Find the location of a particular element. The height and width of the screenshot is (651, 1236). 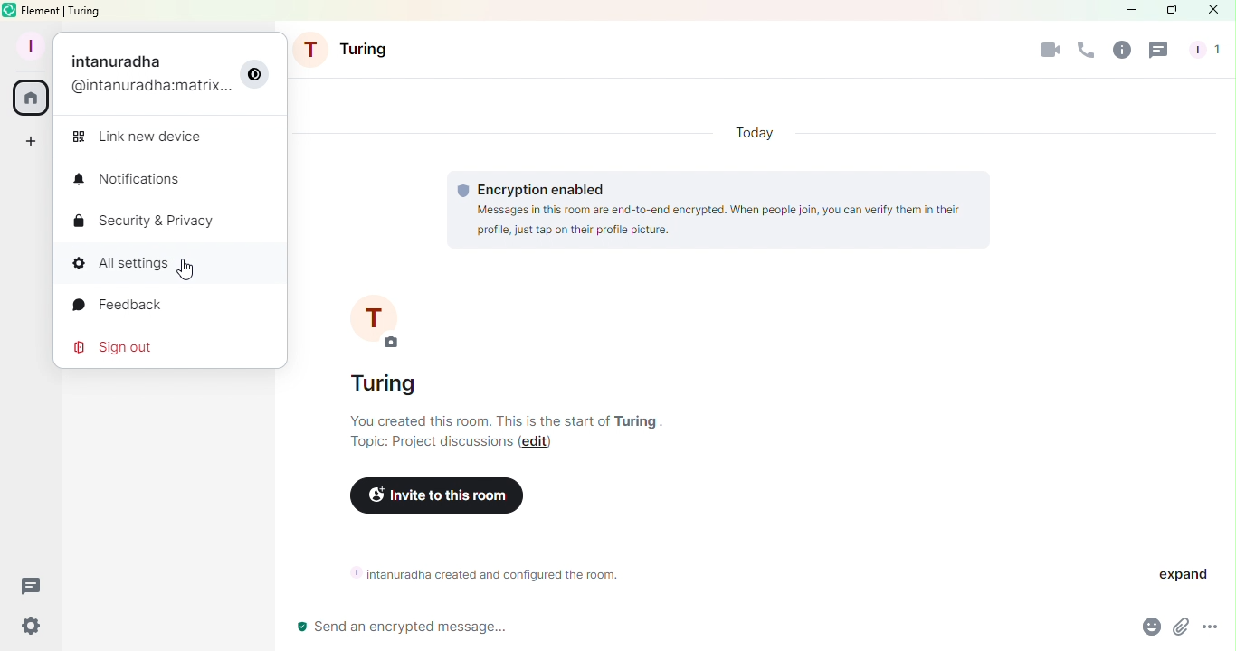

Today is located at coordinates (756, 137).